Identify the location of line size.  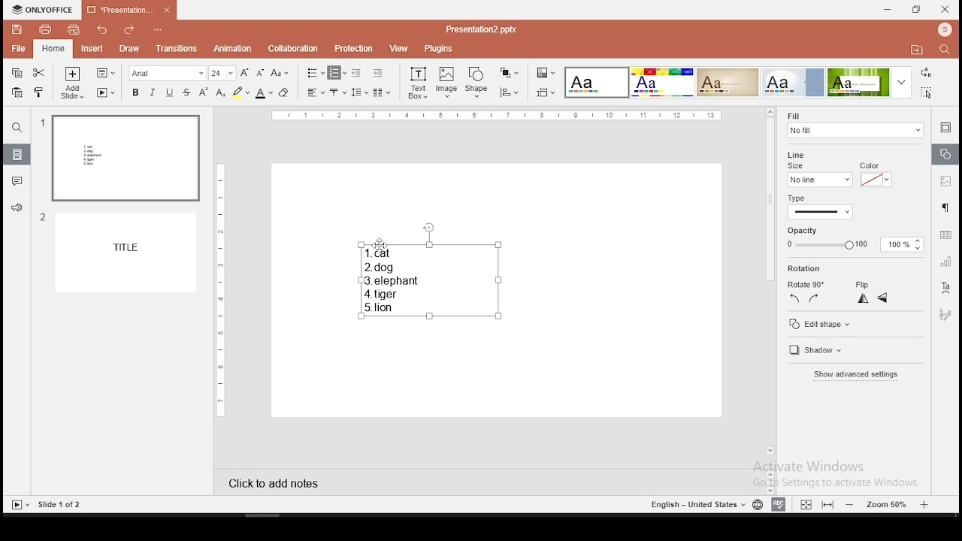
(800, 159).